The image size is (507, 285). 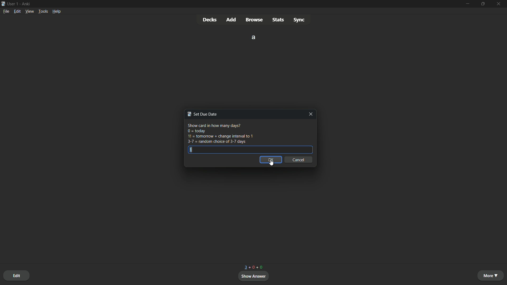 What do you see at coordinates (255, 20) in the screenshot?
I see `browse` at bounding box center [255, 20].